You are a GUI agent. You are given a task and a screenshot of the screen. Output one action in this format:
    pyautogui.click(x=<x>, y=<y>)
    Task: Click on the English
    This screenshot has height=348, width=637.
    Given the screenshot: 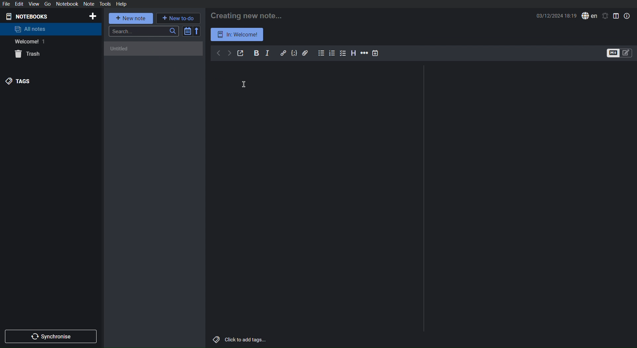 What is the action you would take?
    pyautogui.click(x=590, y=16)
    